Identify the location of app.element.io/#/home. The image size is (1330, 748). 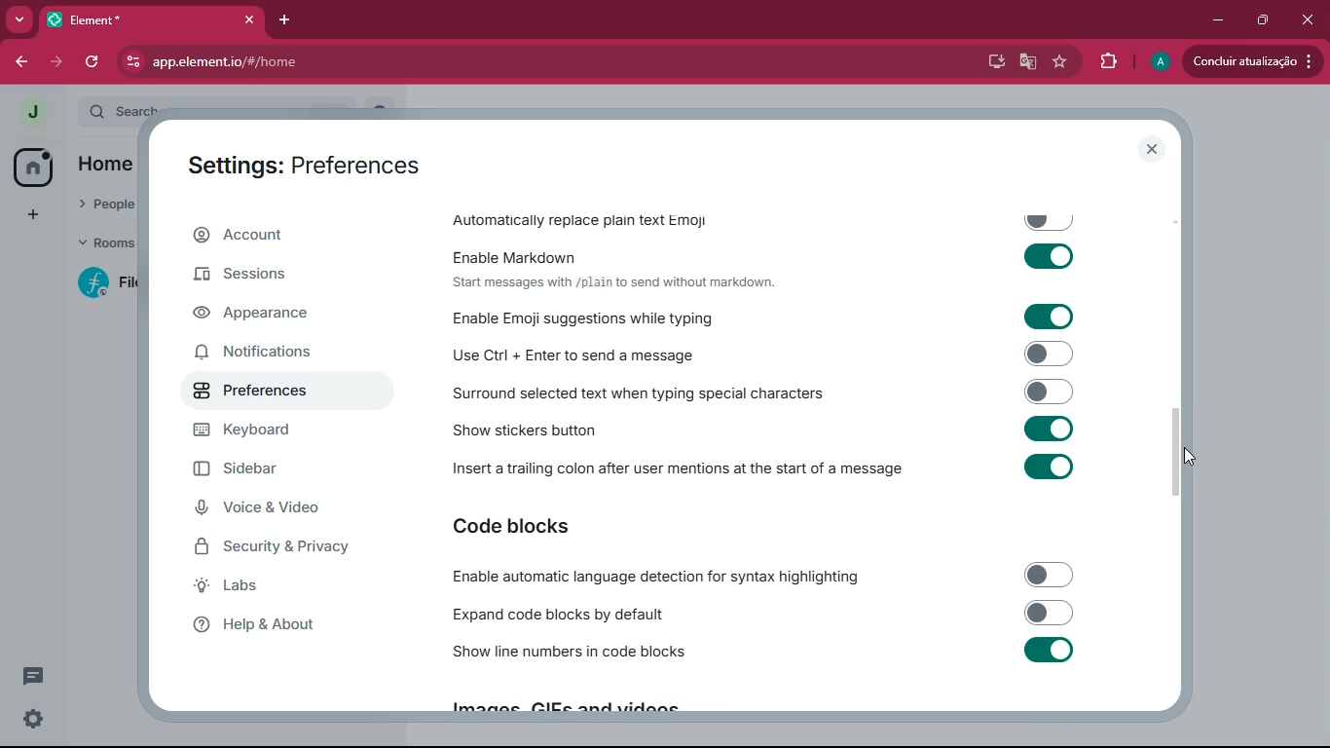
(310, 61).